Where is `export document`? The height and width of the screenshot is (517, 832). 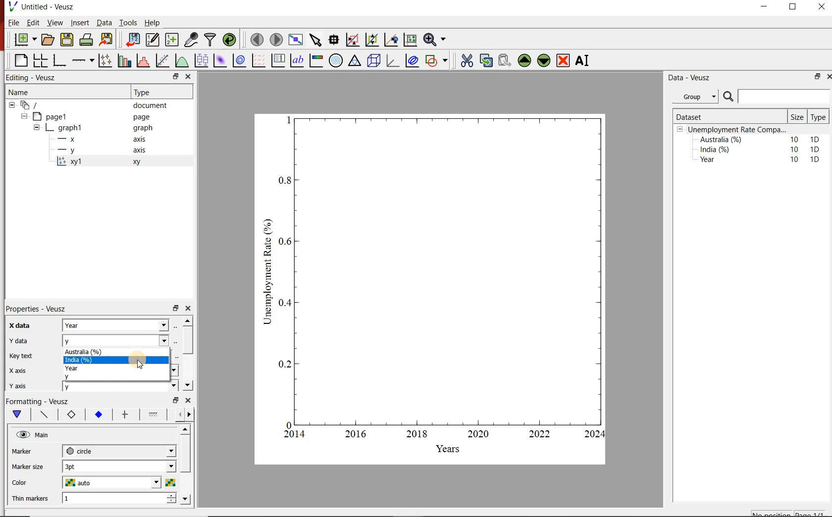 export document is located at coordinates (107, 39).